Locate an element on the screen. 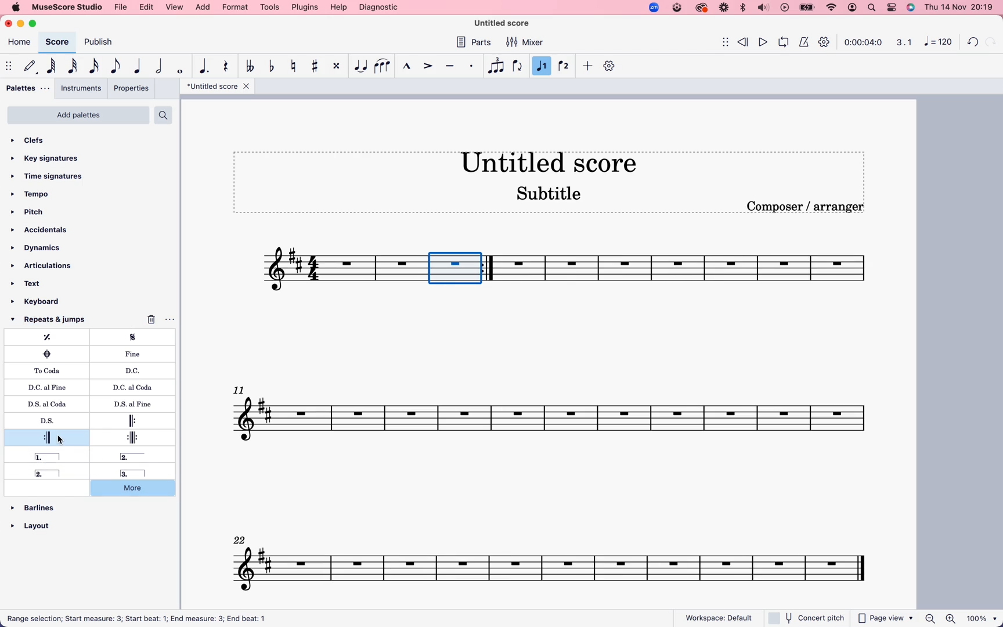 The width and height of the screenshot is (1003, 627). rewind is located at coordinates (744, 40).